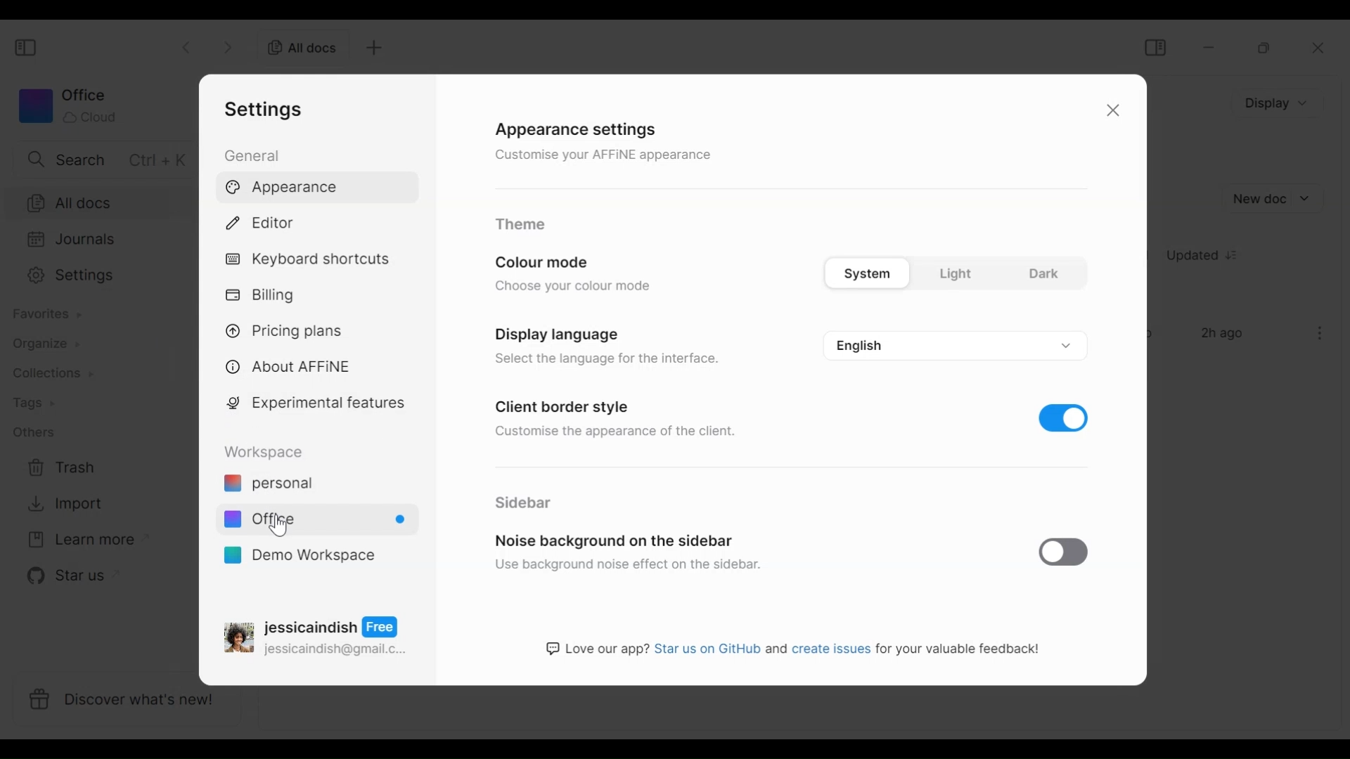  What do you see at coordinates (795, 651) in the screenshot?
I see ` Love our app? Star us on GitHub and create issues for your valuable feedback!` at bounding box center [795, 651].